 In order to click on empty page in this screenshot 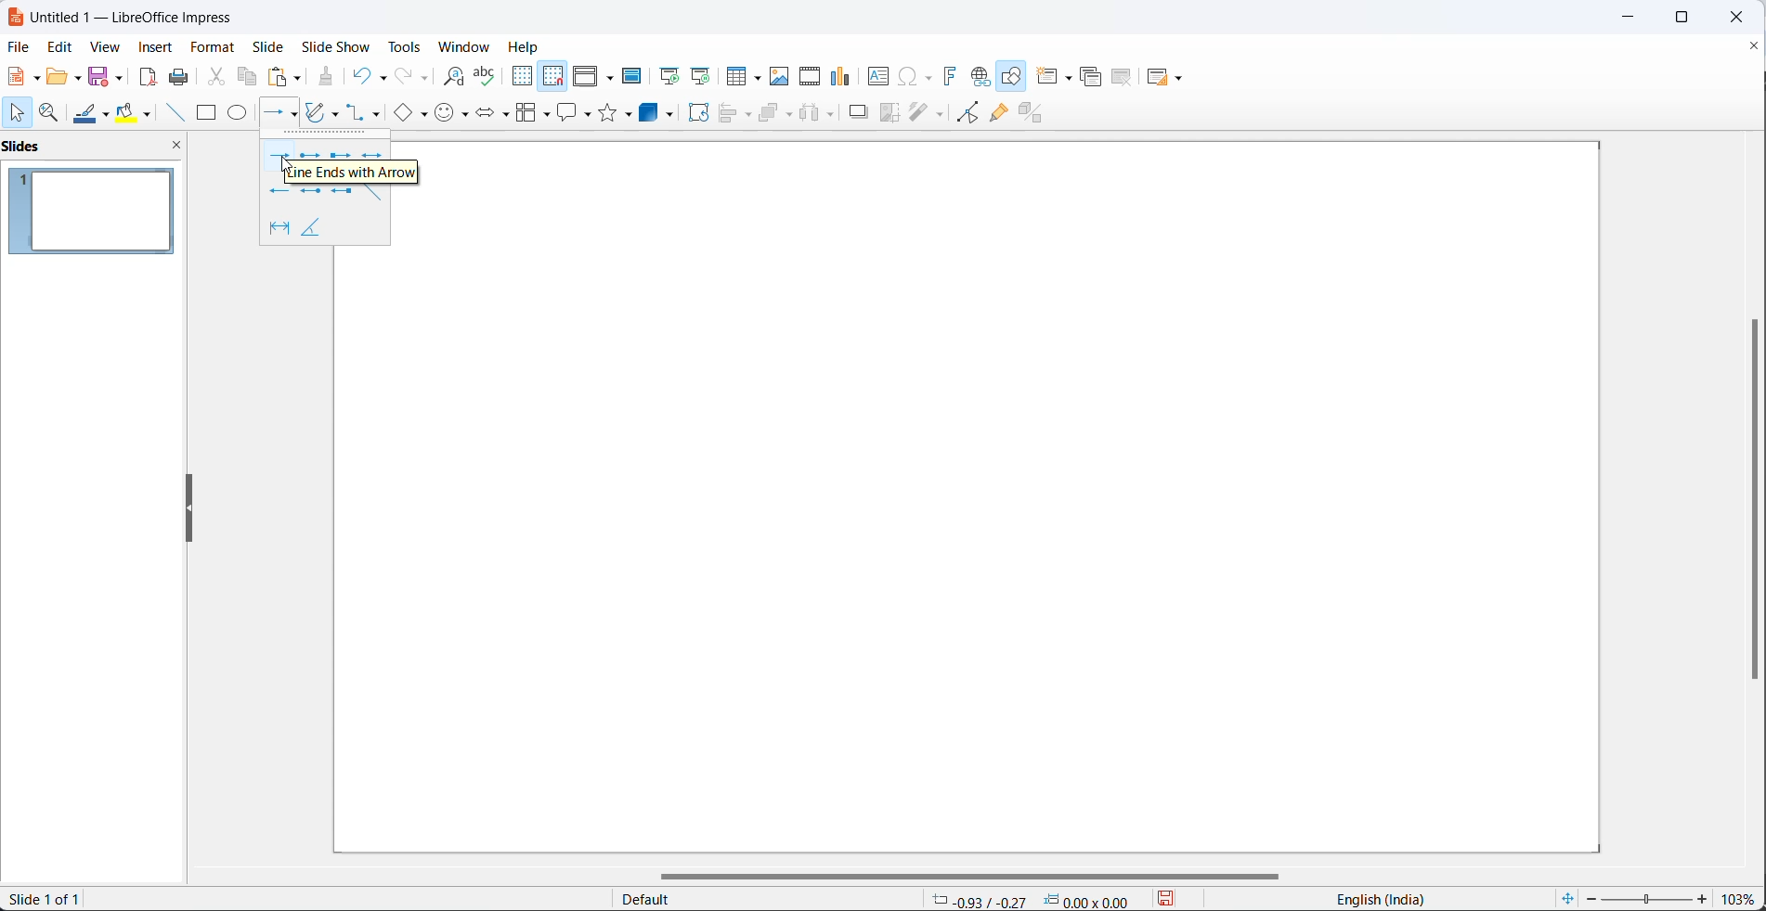, I will do `click(1014, 157)`.